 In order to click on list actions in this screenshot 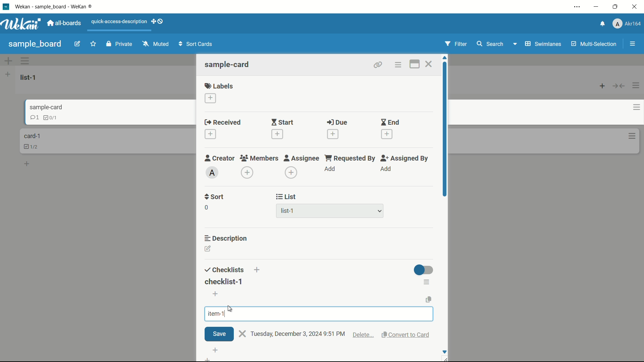, I will do `click(7, 74)`.